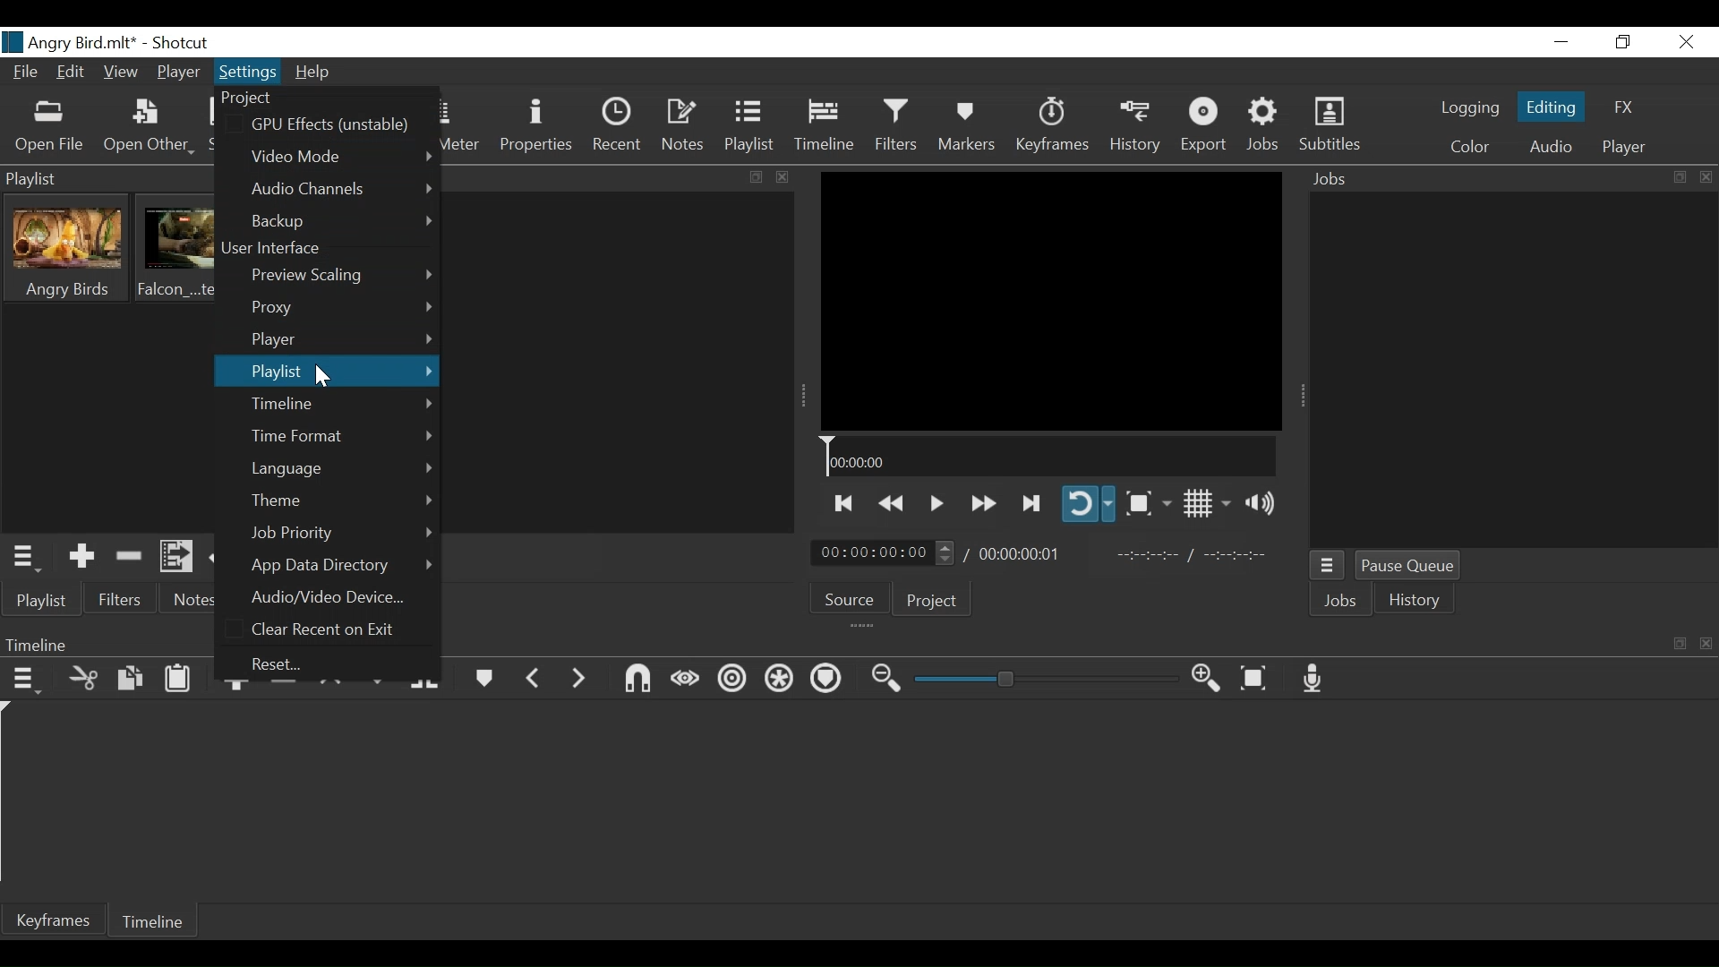 The height and width of the screenshot is (967, 1719). What do you see at coordinates (896, 128) in the screenshot?
I see `Filter` at bounding box center [896, 128].